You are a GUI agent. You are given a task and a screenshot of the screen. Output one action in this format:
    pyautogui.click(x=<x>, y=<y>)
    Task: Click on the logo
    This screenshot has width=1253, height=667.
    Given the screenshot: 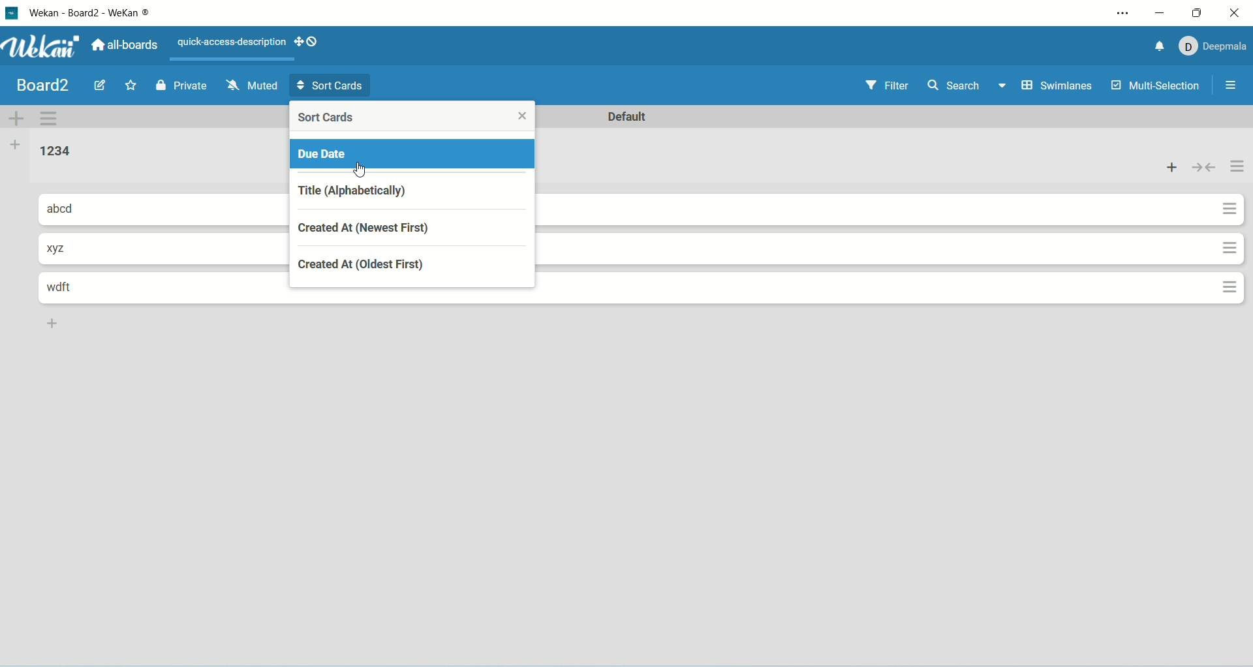 What is the action you would take?
    pyautogui.click(x=13, y=15)
    